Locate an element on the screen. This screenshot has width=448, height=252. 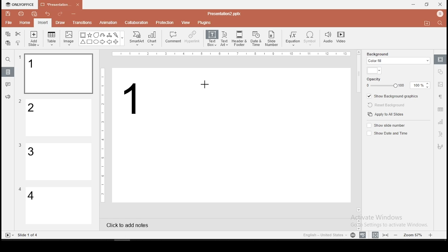
animation is located at coordinates (108, 23).